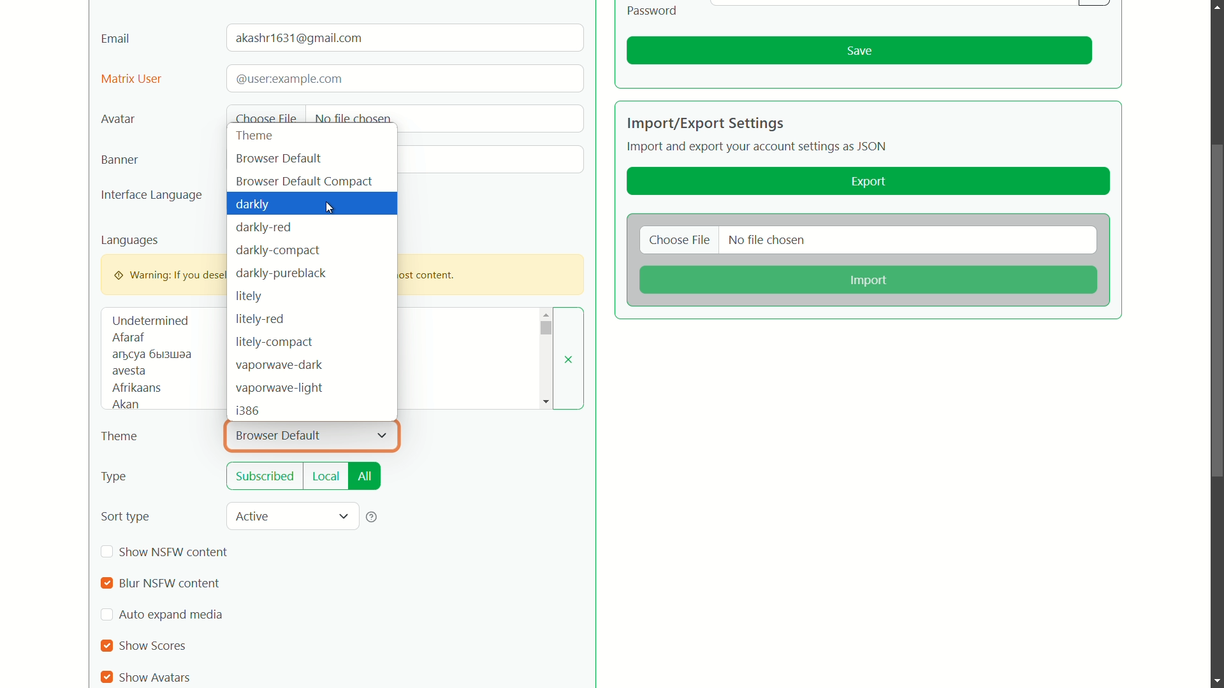 The width and height of the screenshot is (1224, 688). Describe the element at coordinates (120, 437) in the screenshot. I see `theme` at that location.